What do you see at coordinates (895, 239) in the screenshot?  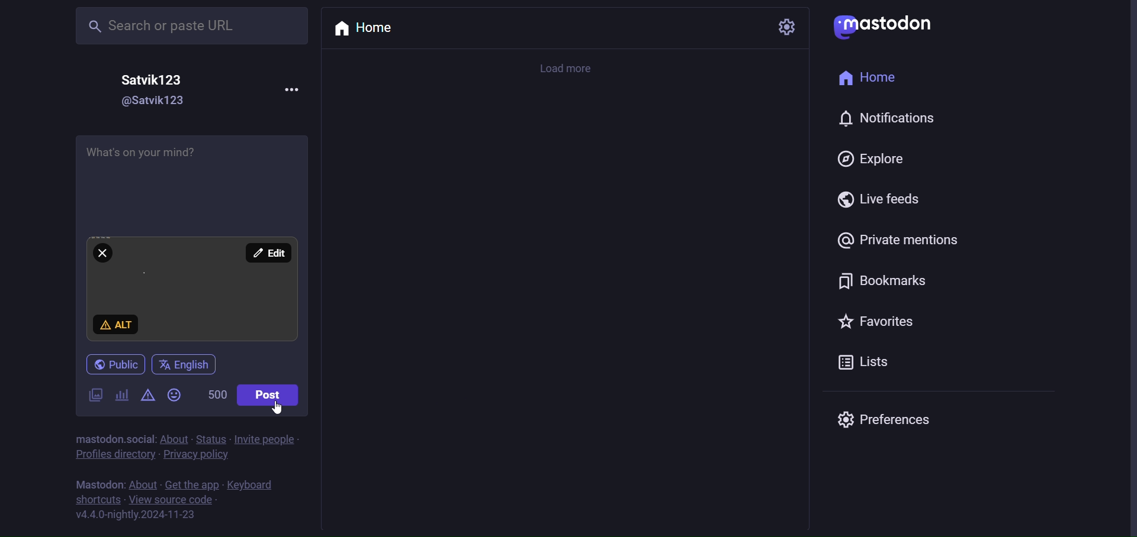 I see `private mention` at bounding box center [895, 239].